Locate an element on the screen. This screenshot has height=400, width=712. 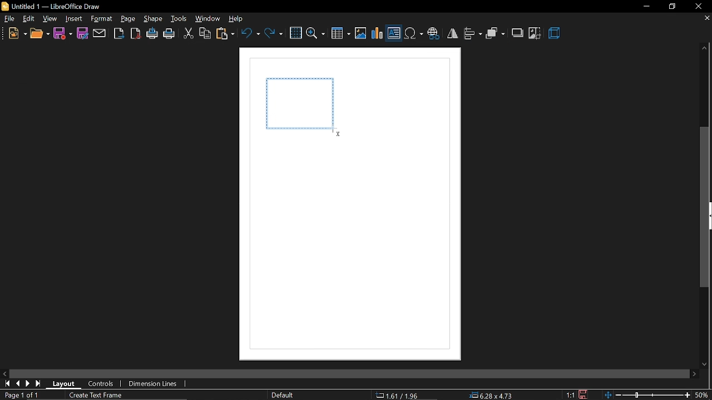
export is located at coordinates (118, 33).